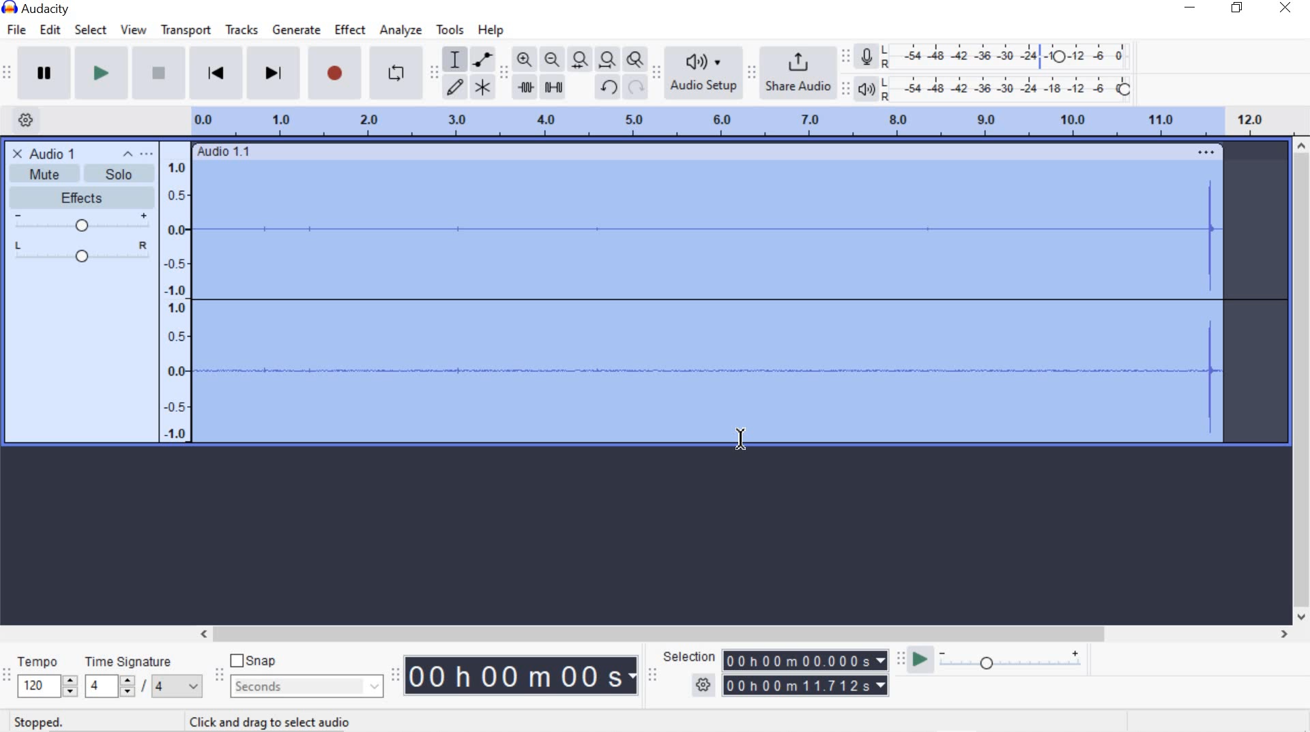  I want to click on snap, so click(258, 662).